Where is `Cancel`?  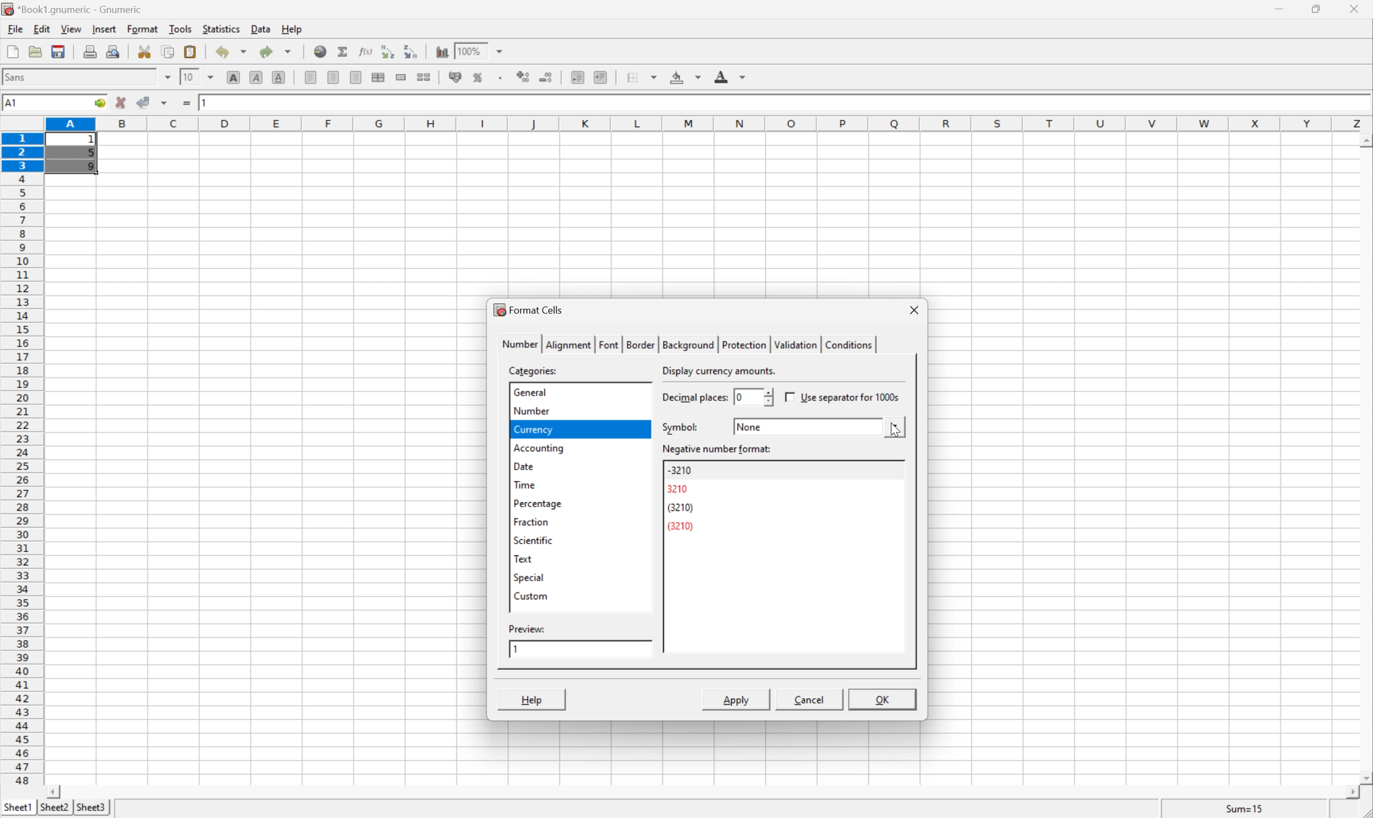
Cancel is located at coordinates (808, 698).